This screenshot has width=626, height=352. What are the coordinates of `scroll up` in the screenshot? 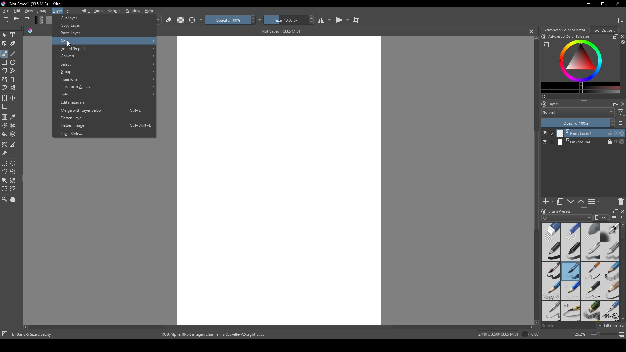 It's located at (622, 224).